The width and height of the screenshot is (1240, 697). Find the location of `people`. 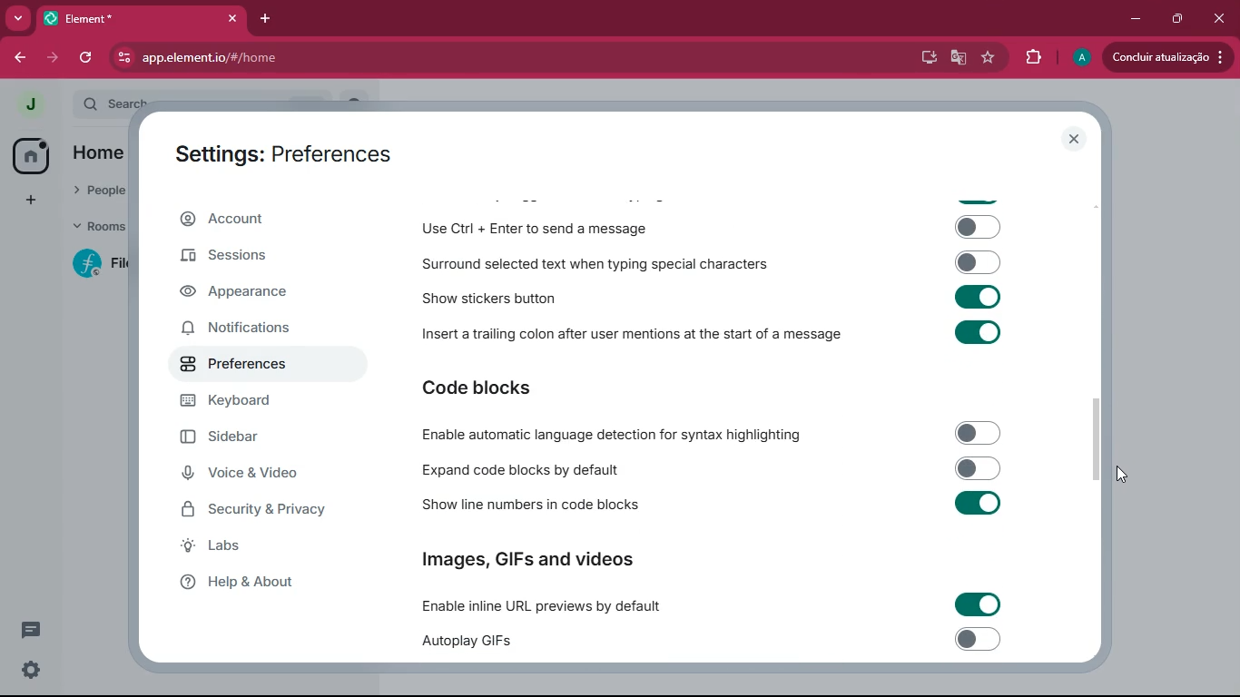

people is located at coordinates (95, 189).